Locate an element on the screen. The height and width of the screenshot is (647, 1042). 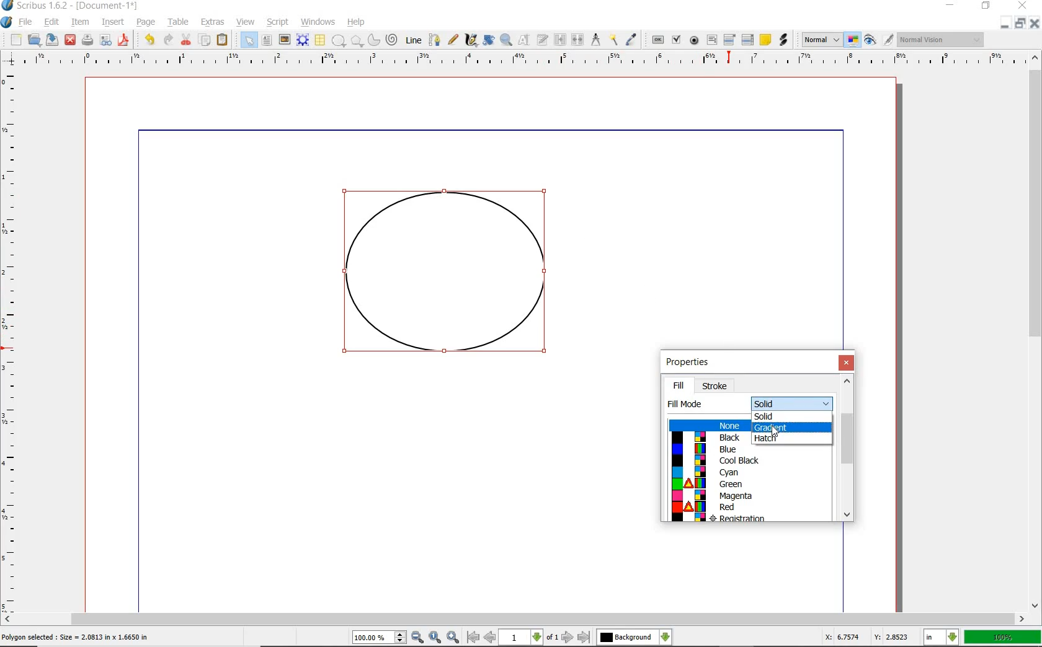
RENDER FRAME is located at coordinates (301, 40).